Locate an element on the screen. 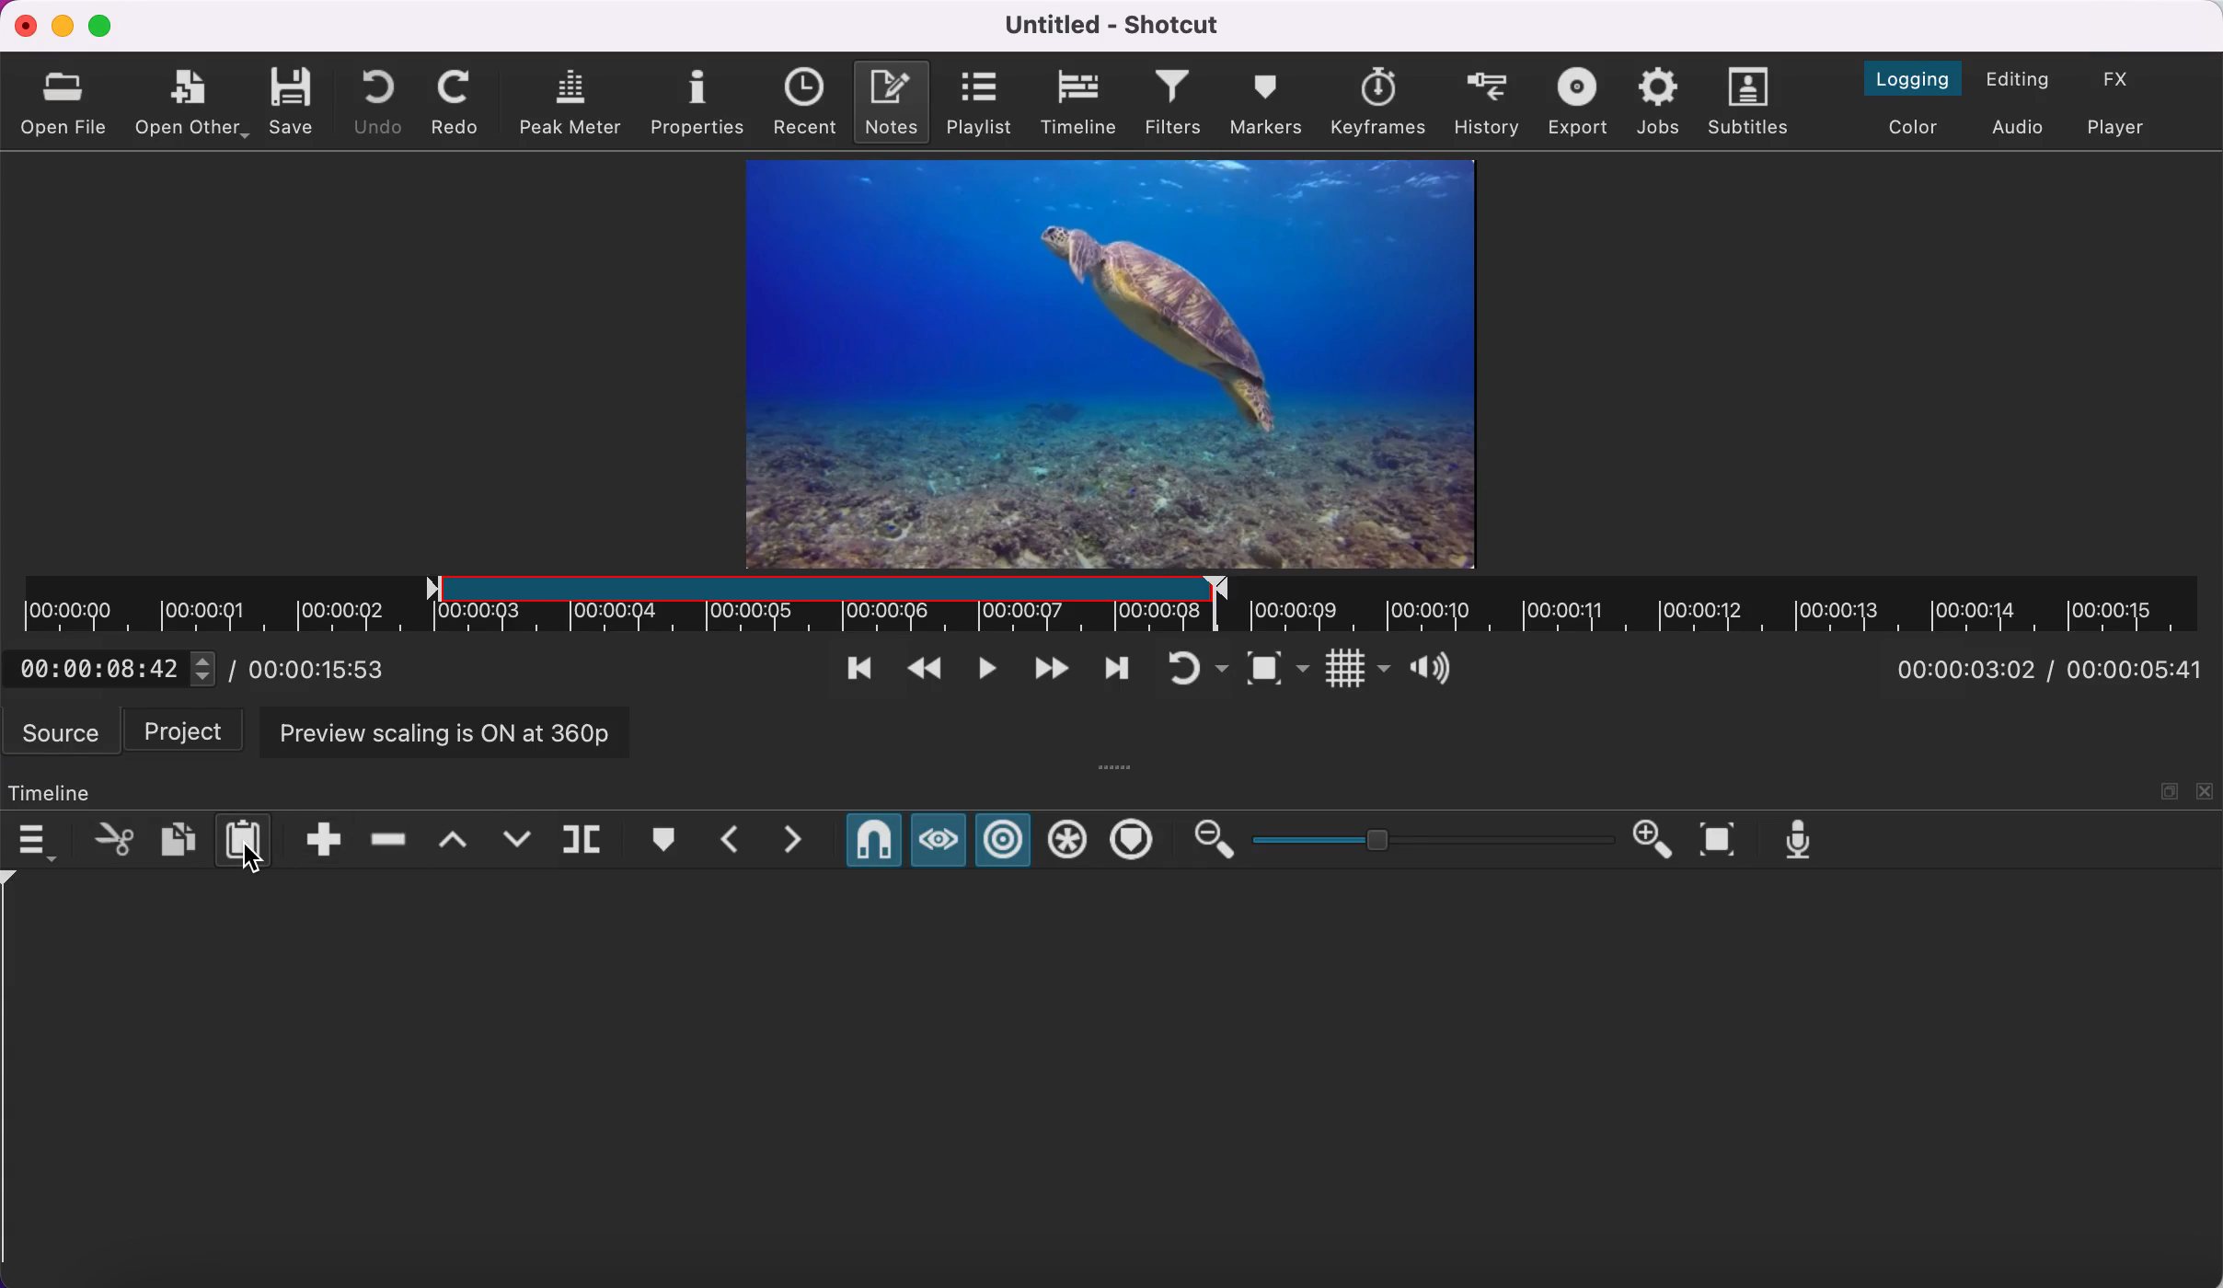 The image size is (2223, 1288). zoom in is located at coordinates (1657, 840).